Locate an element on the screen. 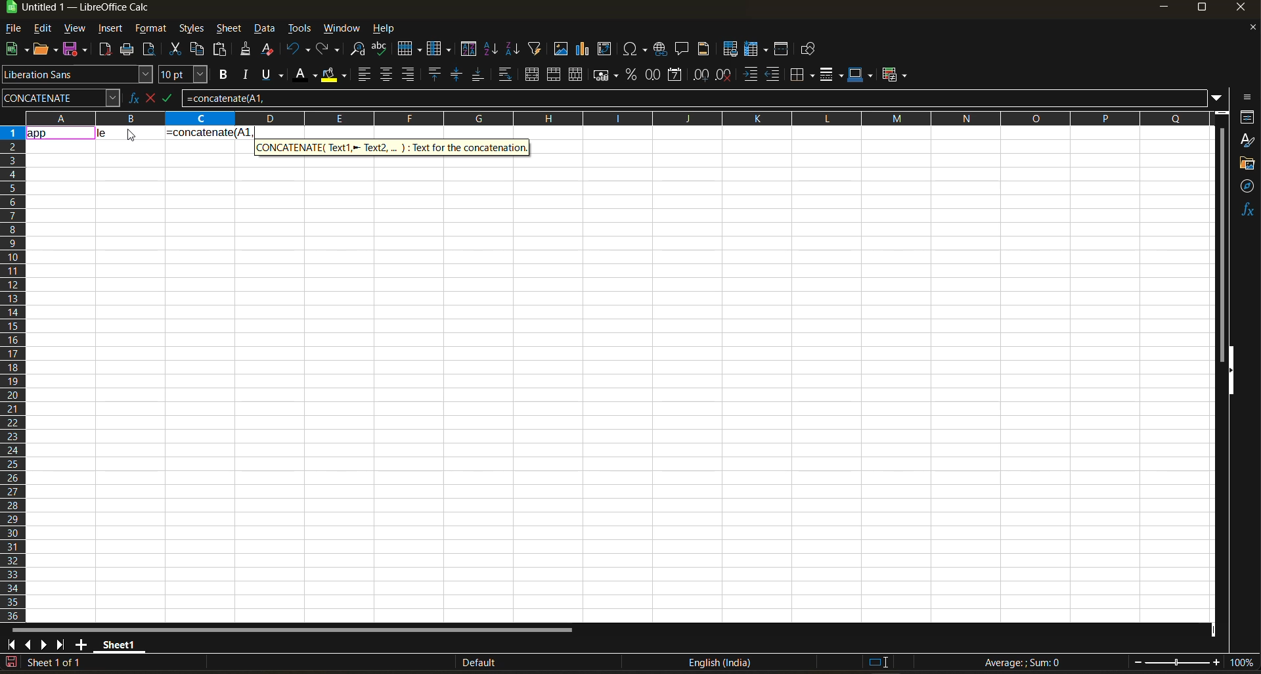 This screenshot has width=1261, height=674. align right is located at coordinates (409, 75).